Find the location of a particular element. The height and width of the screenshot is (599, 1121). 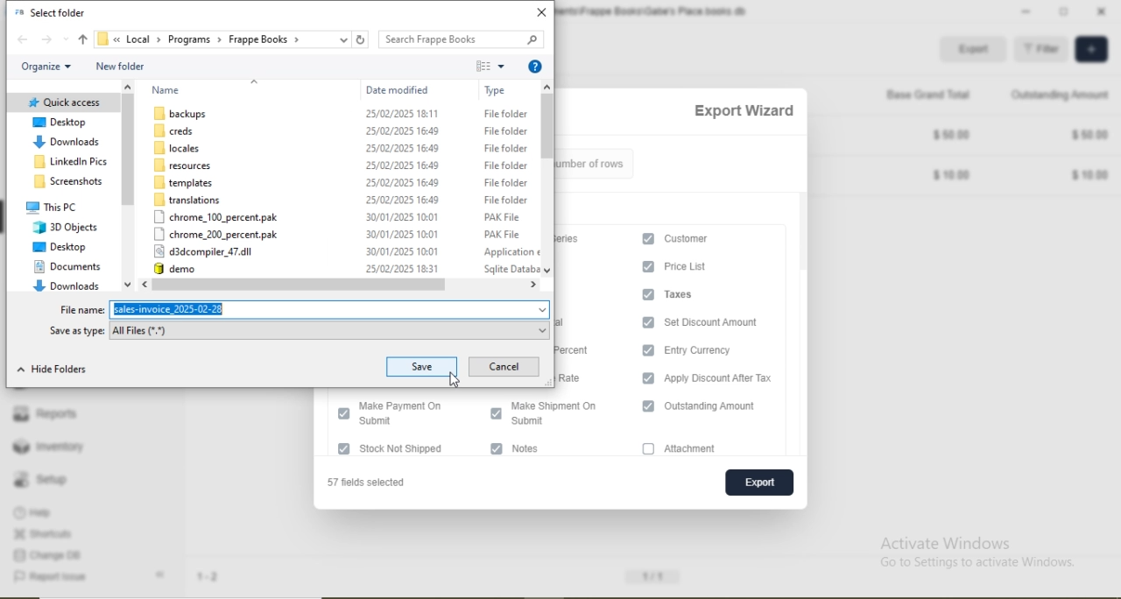

PAK File is located at coordinates (503, 218).